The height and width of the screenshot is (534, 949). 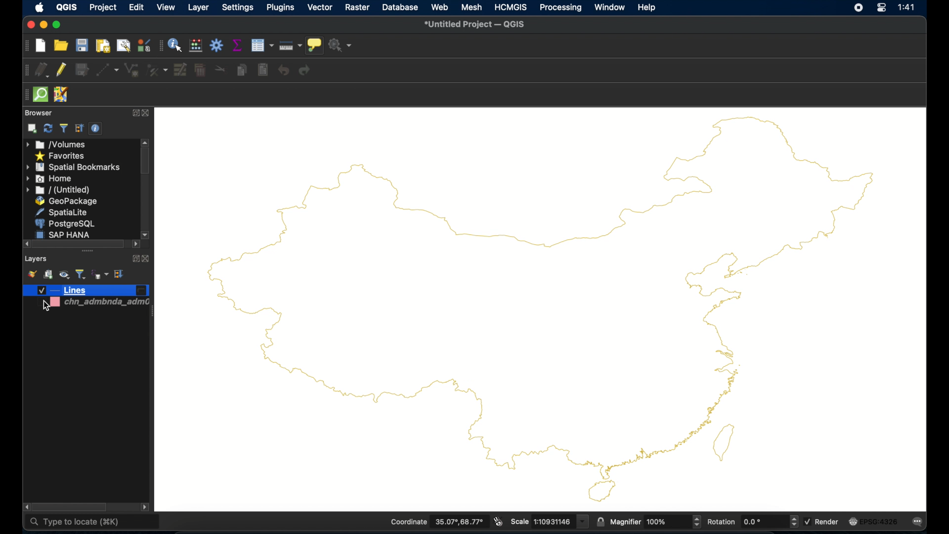 What do you see at coordinates (305, 71) in the screenshot?
I see `redo` at bounding box center [305, 71].